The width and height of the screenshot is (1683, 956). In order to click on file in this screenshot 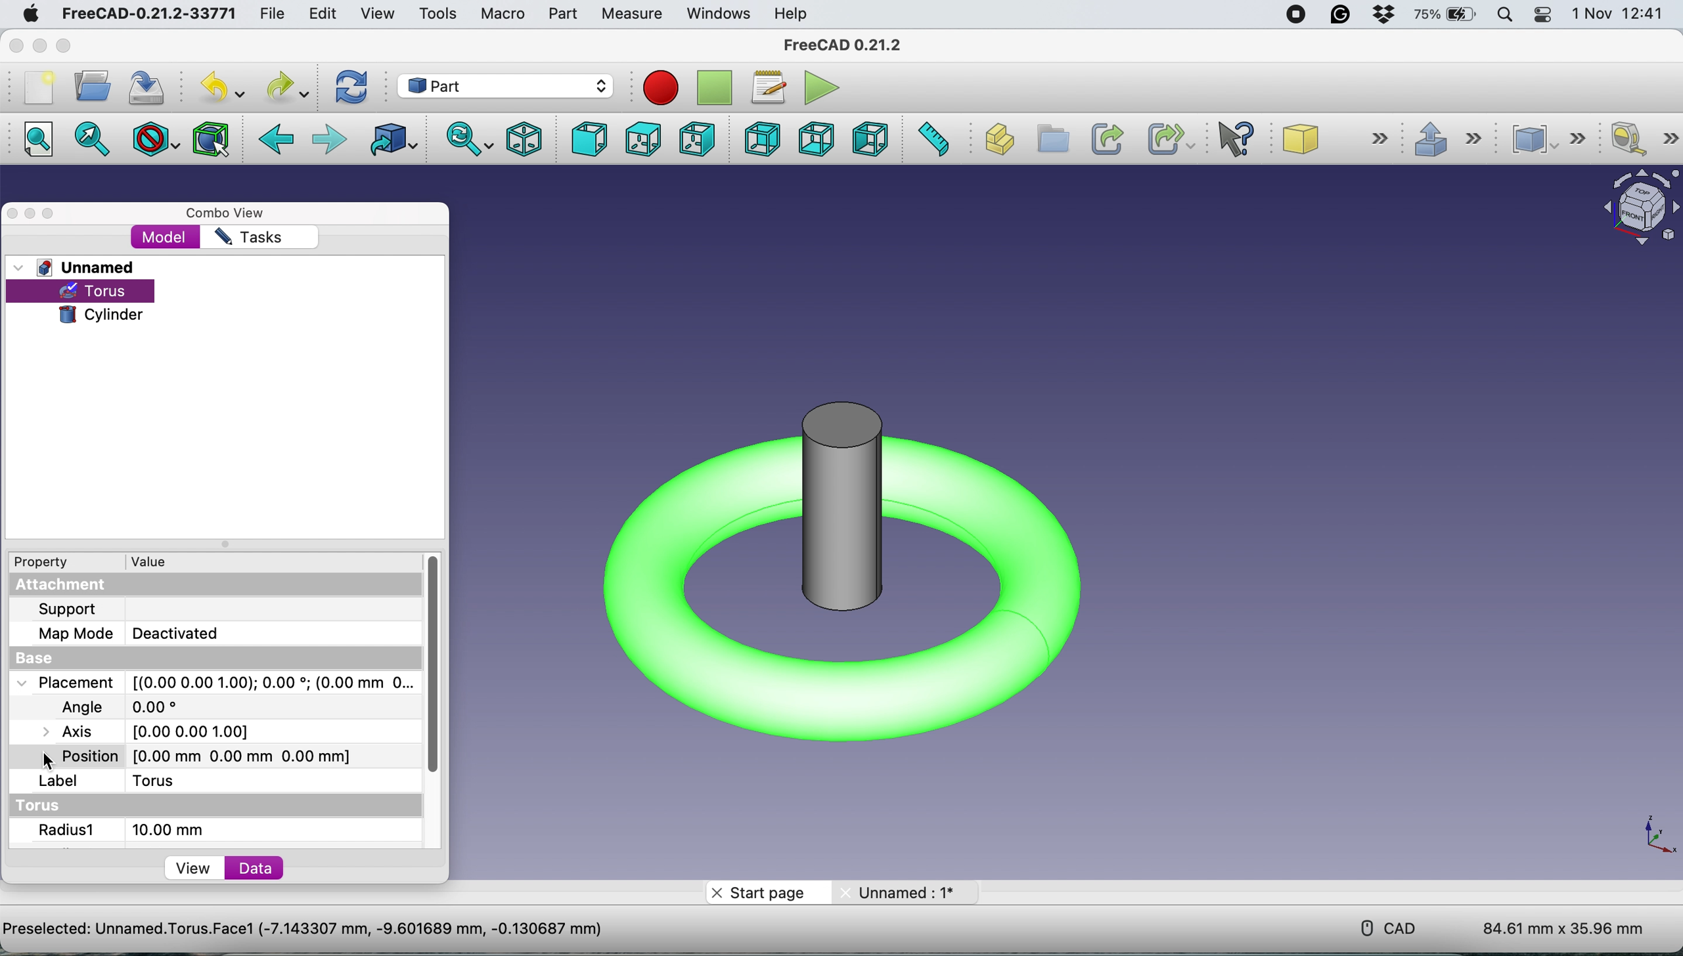, I will do `click(273, 14)`.